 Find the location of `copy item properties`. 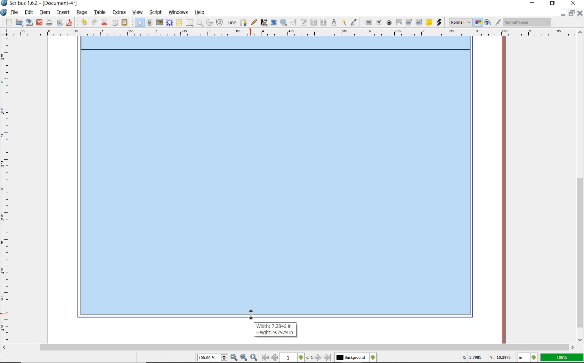

copy item properties is located at coordinates (344, 22).